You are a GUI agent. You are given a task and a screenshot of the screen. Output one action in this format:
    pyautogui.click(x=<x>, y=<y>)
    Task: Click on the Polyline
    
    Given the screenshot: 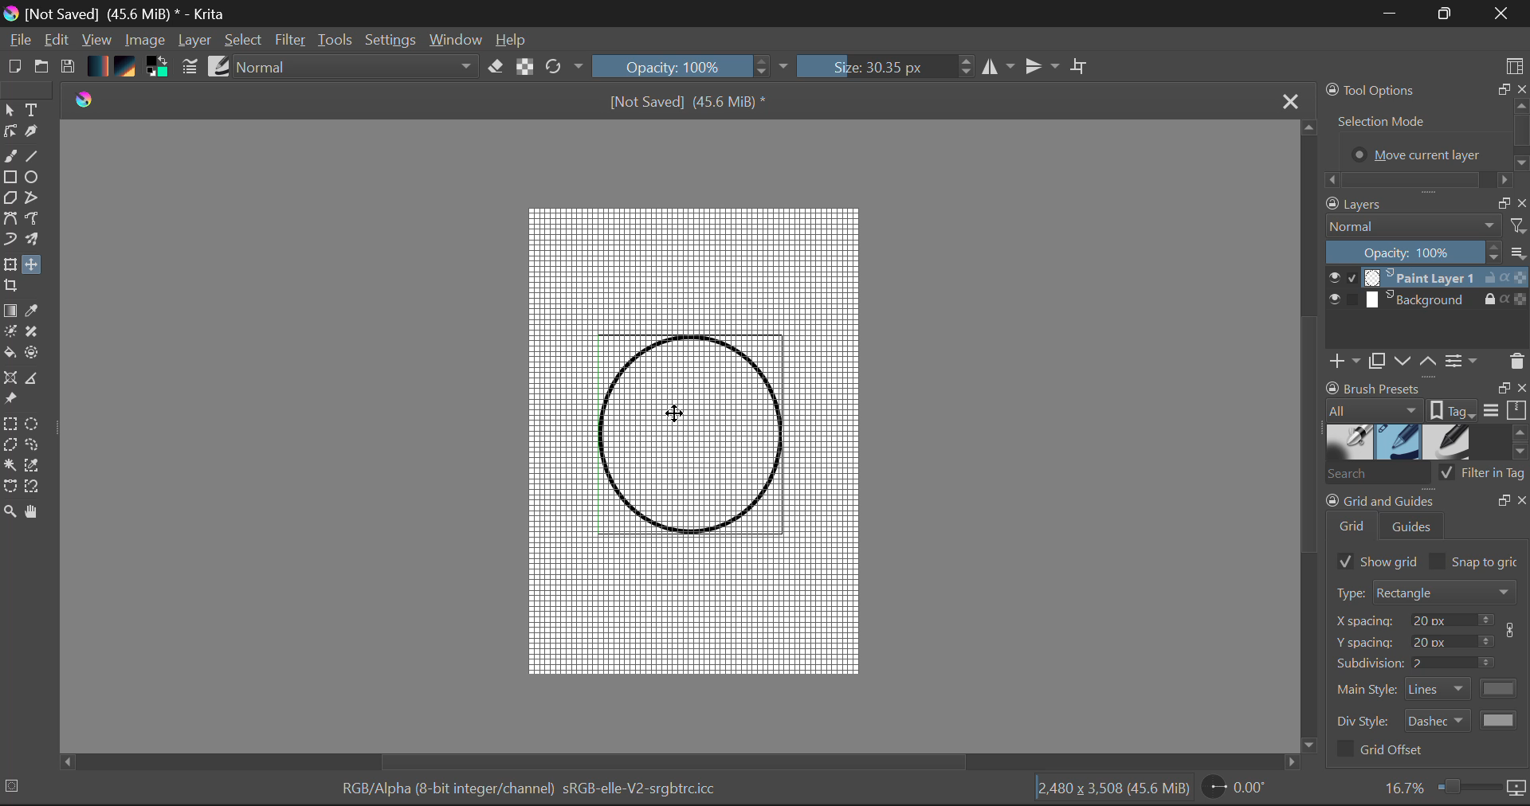 What is the action you would take?
    pyautogui.click(x=33, y=196)
    